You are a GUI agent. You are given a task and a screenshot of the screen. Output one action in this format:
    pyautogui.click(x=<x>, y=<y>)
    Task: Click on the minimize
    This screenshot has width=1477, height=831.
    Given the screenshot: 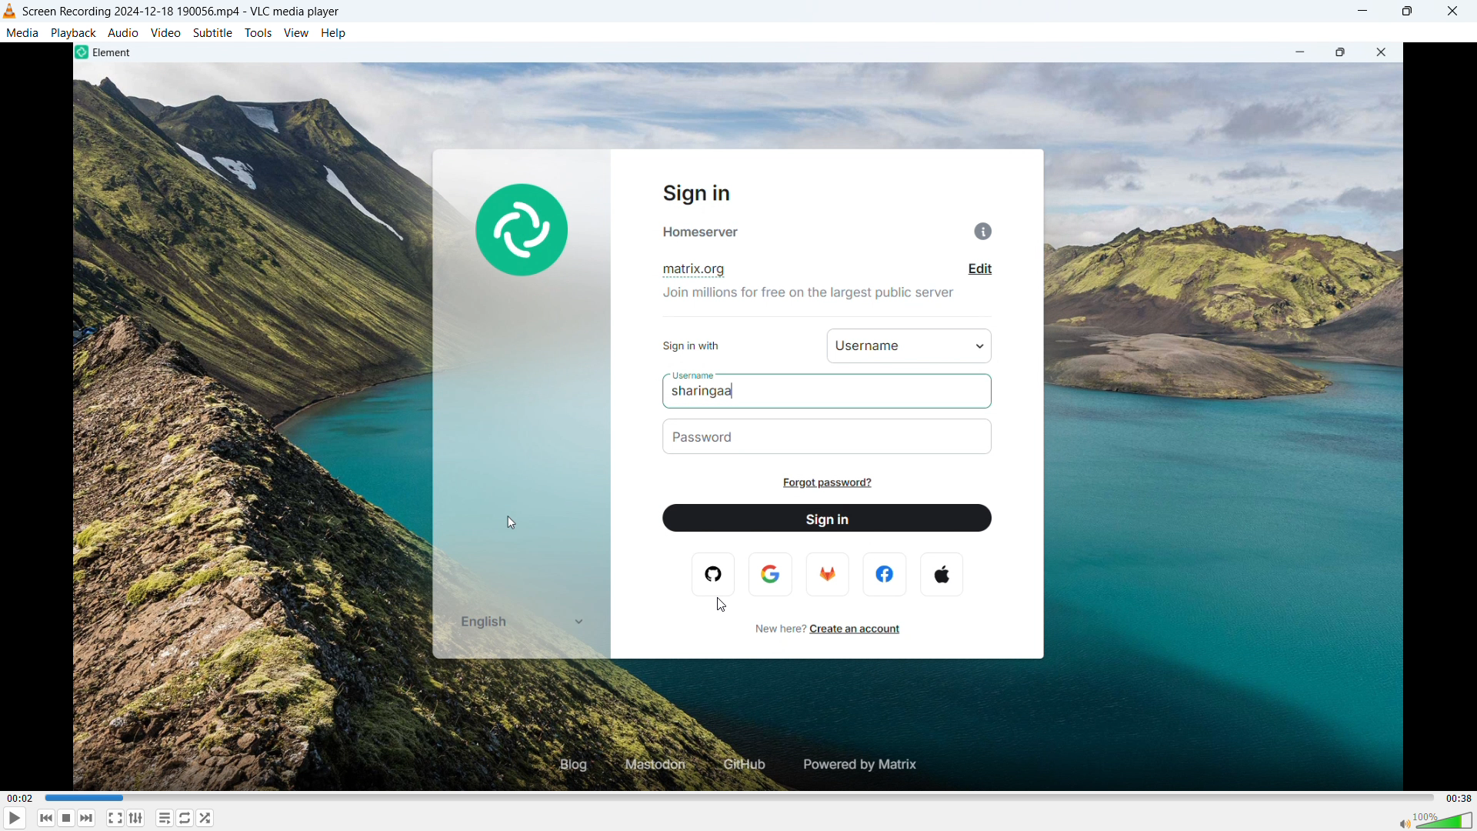 What is the action you would take?
    pyautogui.click(x=1361, y=11)
    